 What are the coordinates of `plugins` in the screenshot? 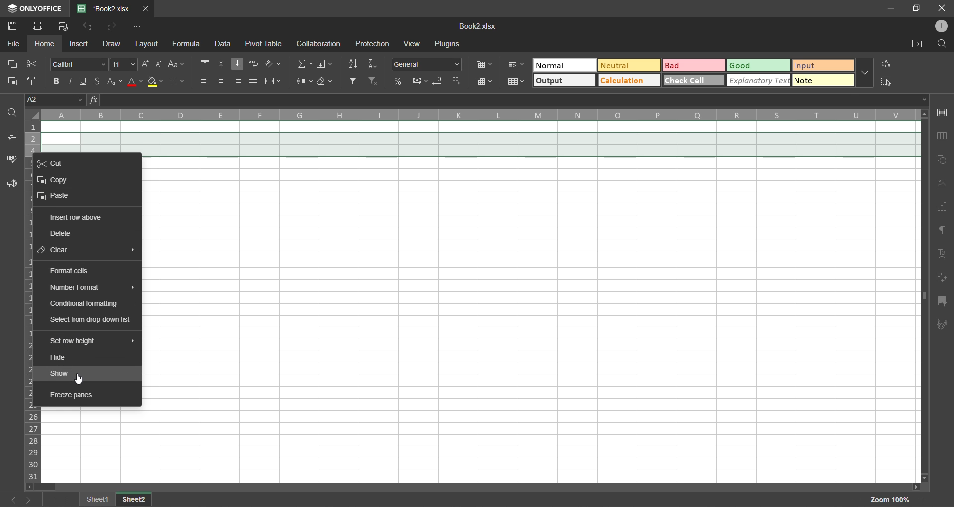 It's located at (446, 43).